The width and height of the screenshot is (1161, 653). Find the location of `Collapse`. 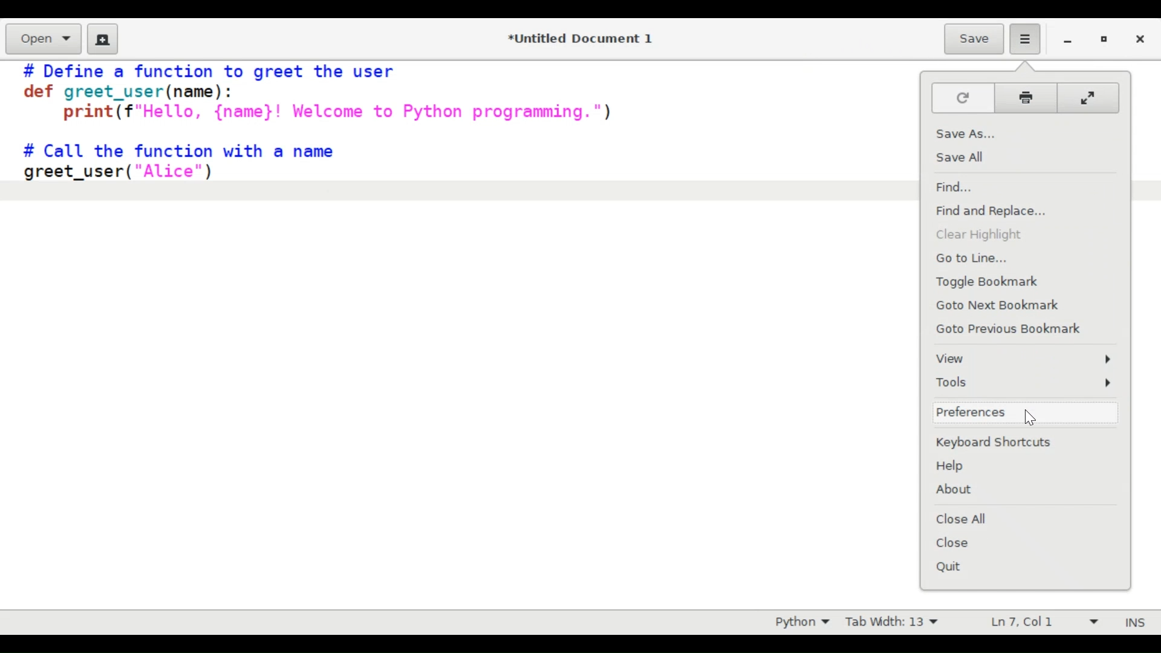

Collapse is located at coordinates (1087, 99).